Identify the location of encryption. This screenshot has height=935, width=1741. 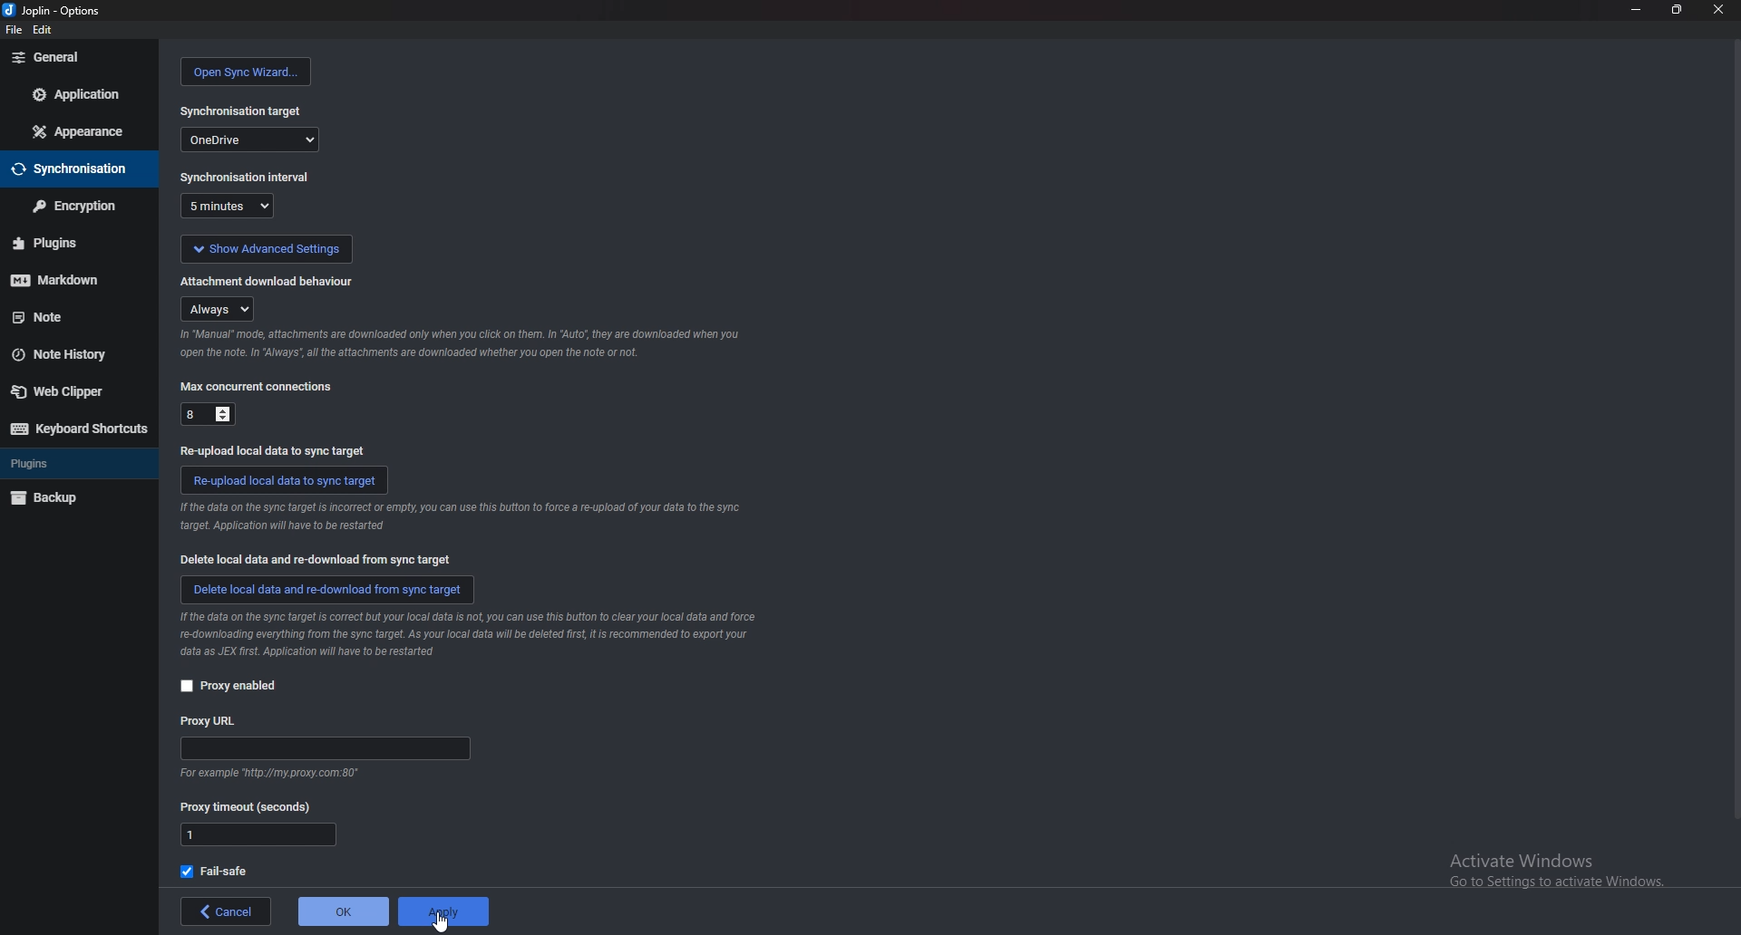
(78, 205).